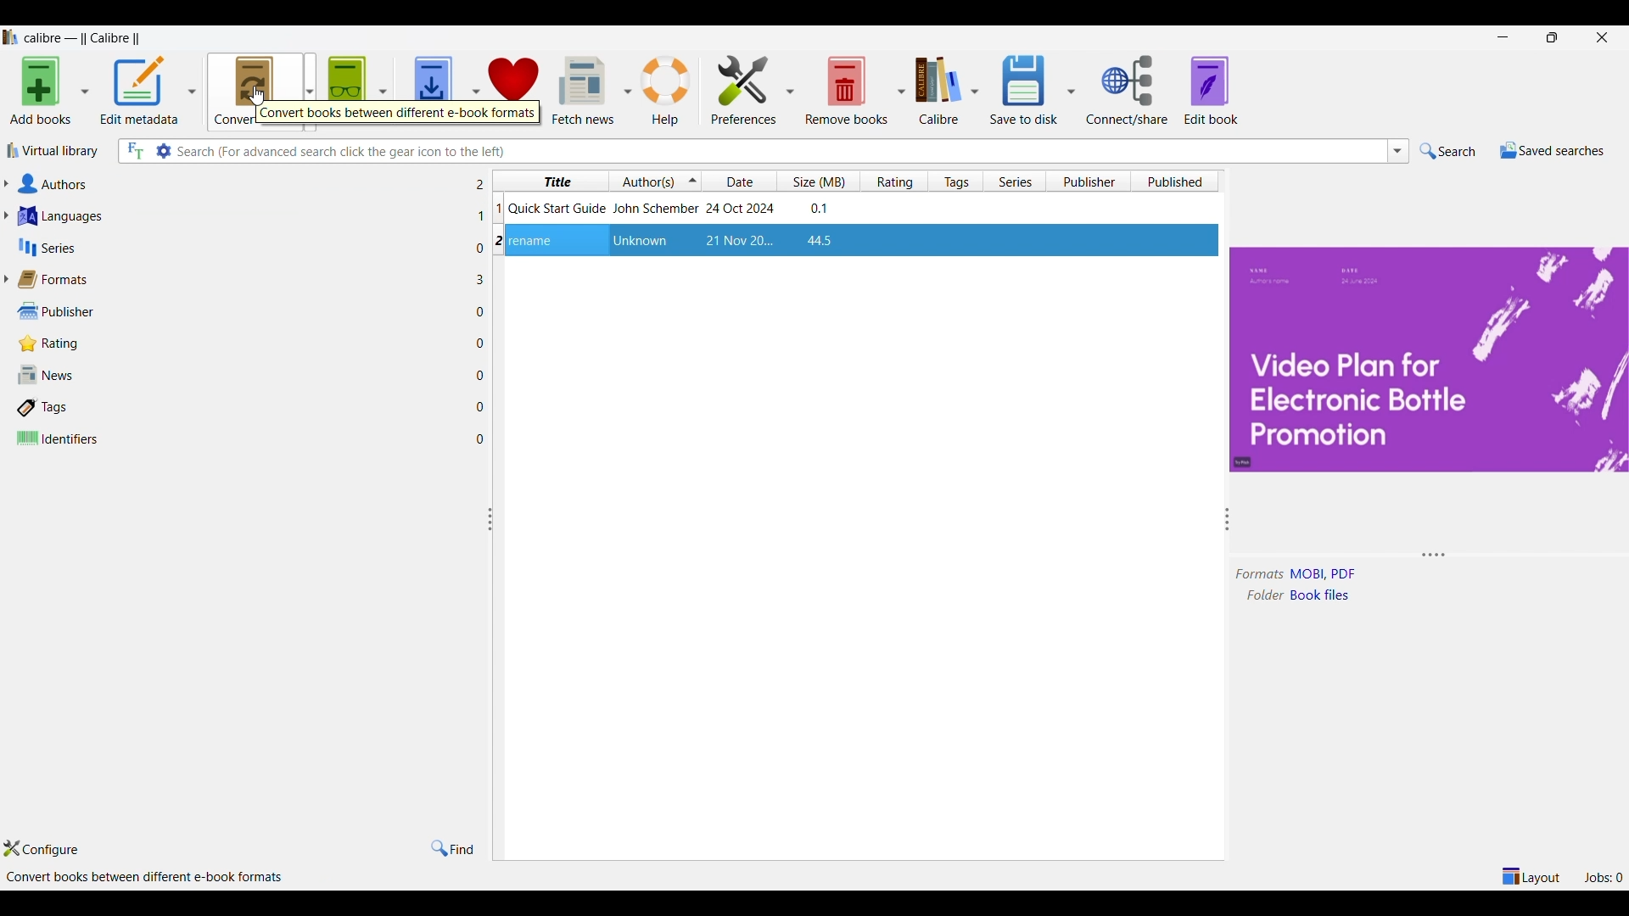 This screenshot has height=916, width=1629. Describe the element at coordinates (241, 311) in the screenshot. I see `Publisher` at that location.